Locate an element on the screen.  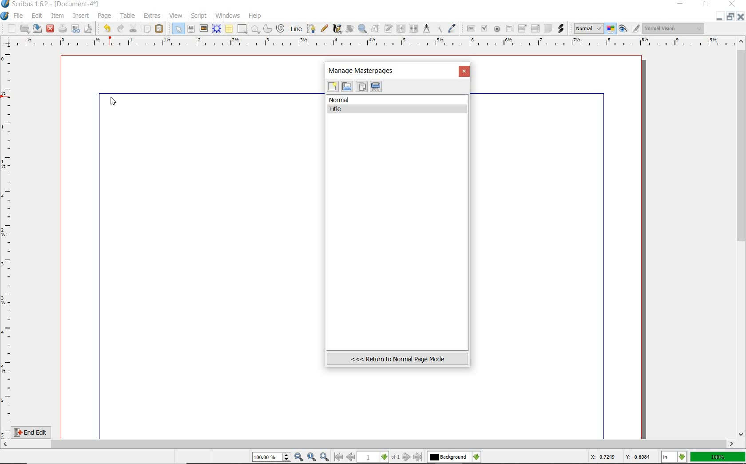
pdf text field is located at coordinates (509, 29).